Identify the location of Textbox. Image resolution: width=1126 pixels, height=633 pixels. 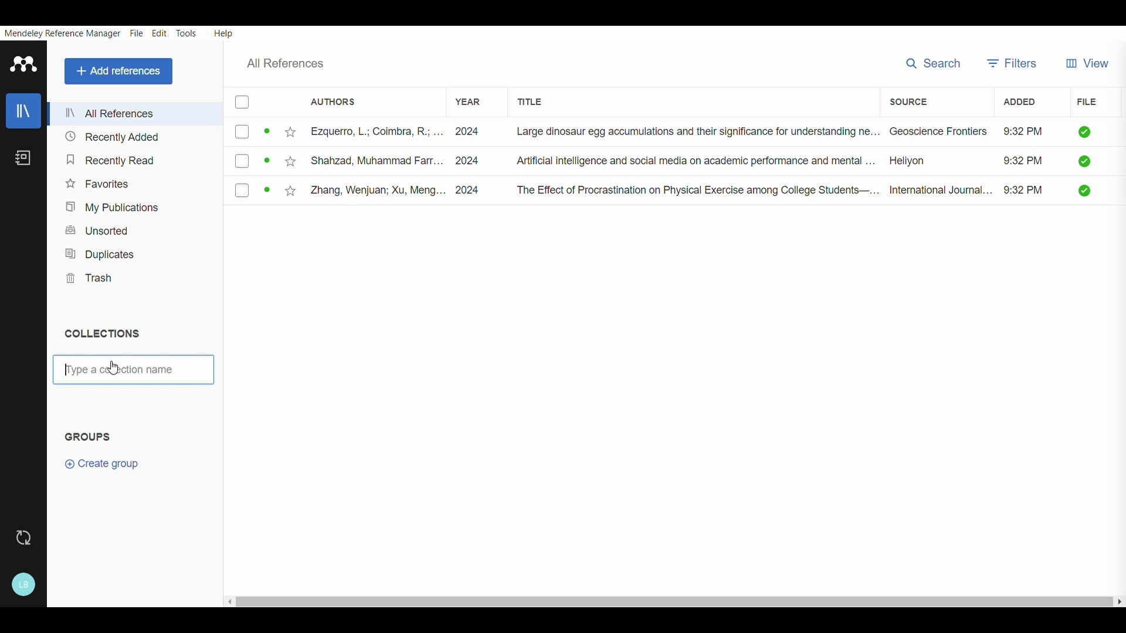
(133, 371).